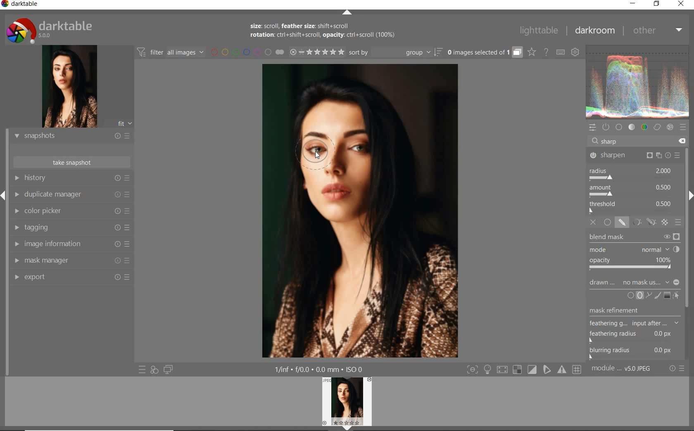  What do you see at coordinates (171, 53) in the screenshot?
I see `filter all images by module order` at bounding box center [171, 53].